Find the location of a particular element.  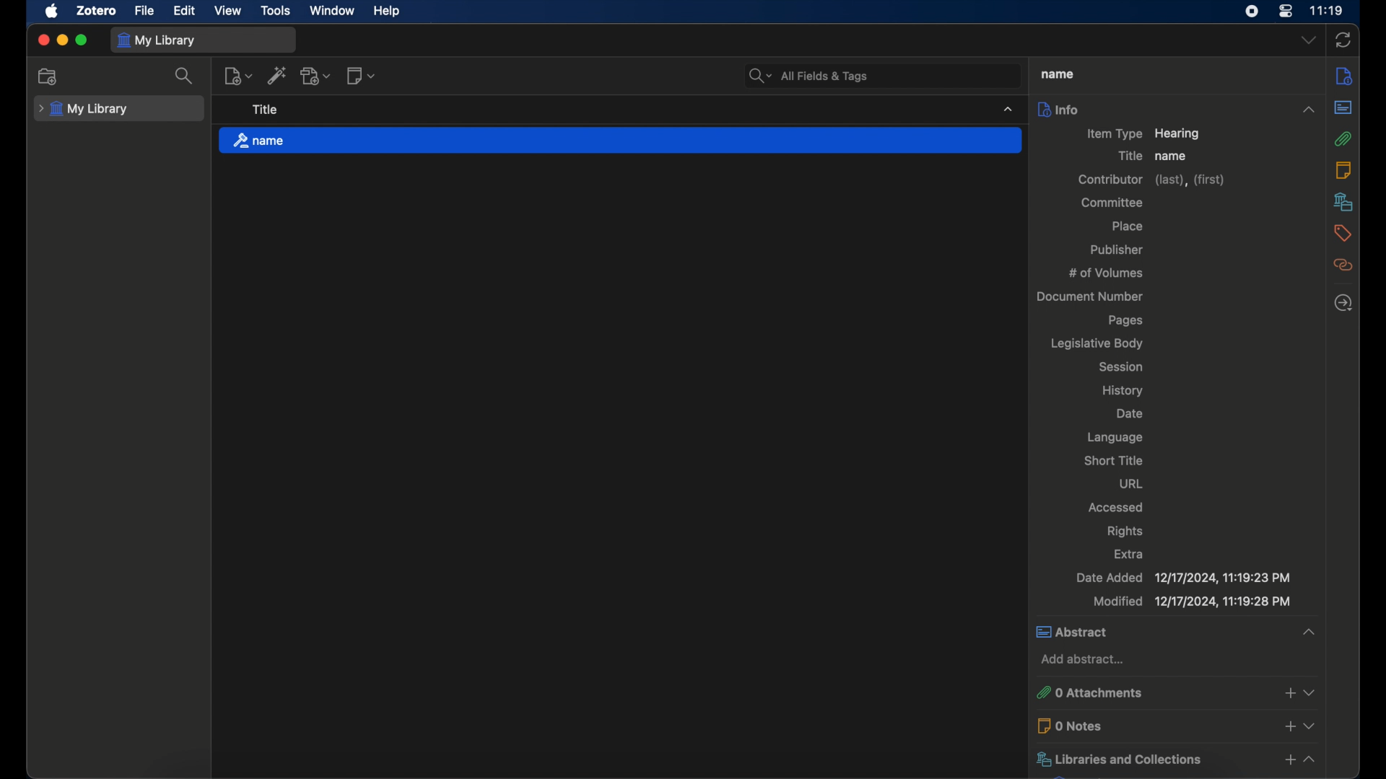

related is located at coordinates (1343, 265).